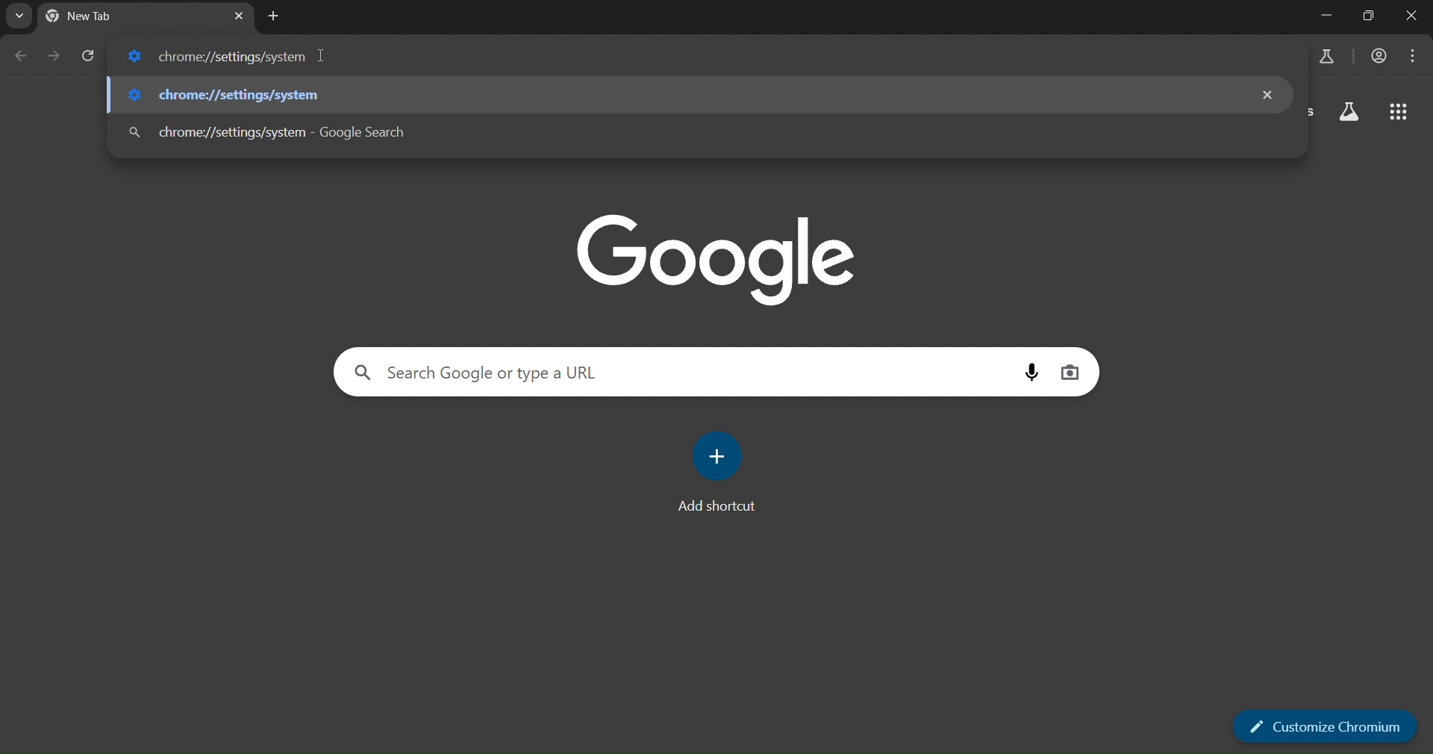  Describe the element at coordinates (319, 61) in the screenshot. I see `cursor` at that location.